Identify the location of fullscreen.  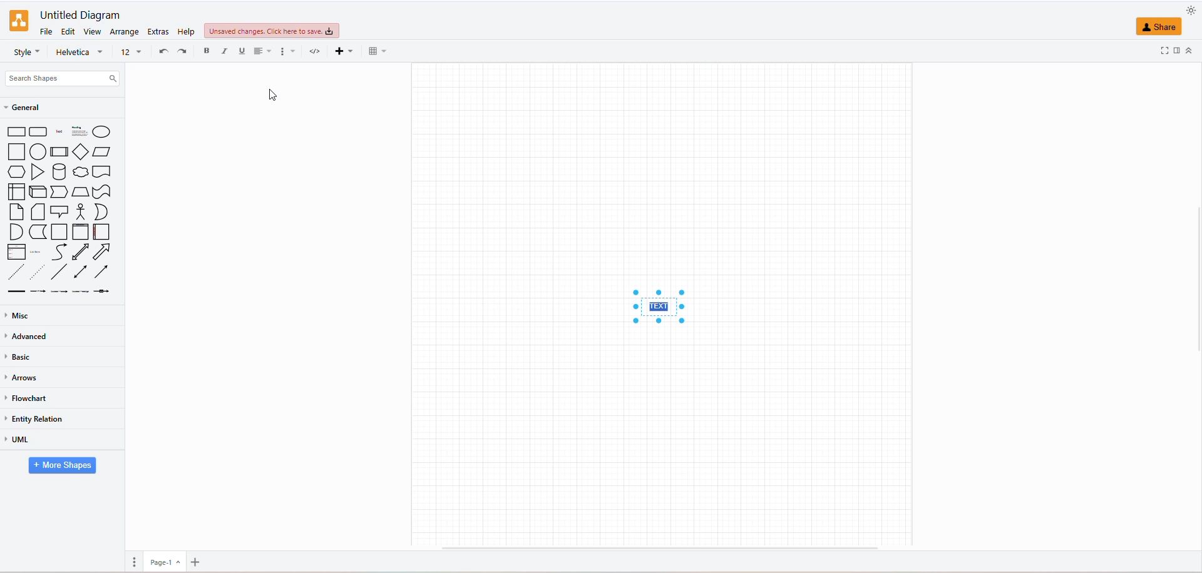
(1164, 49).